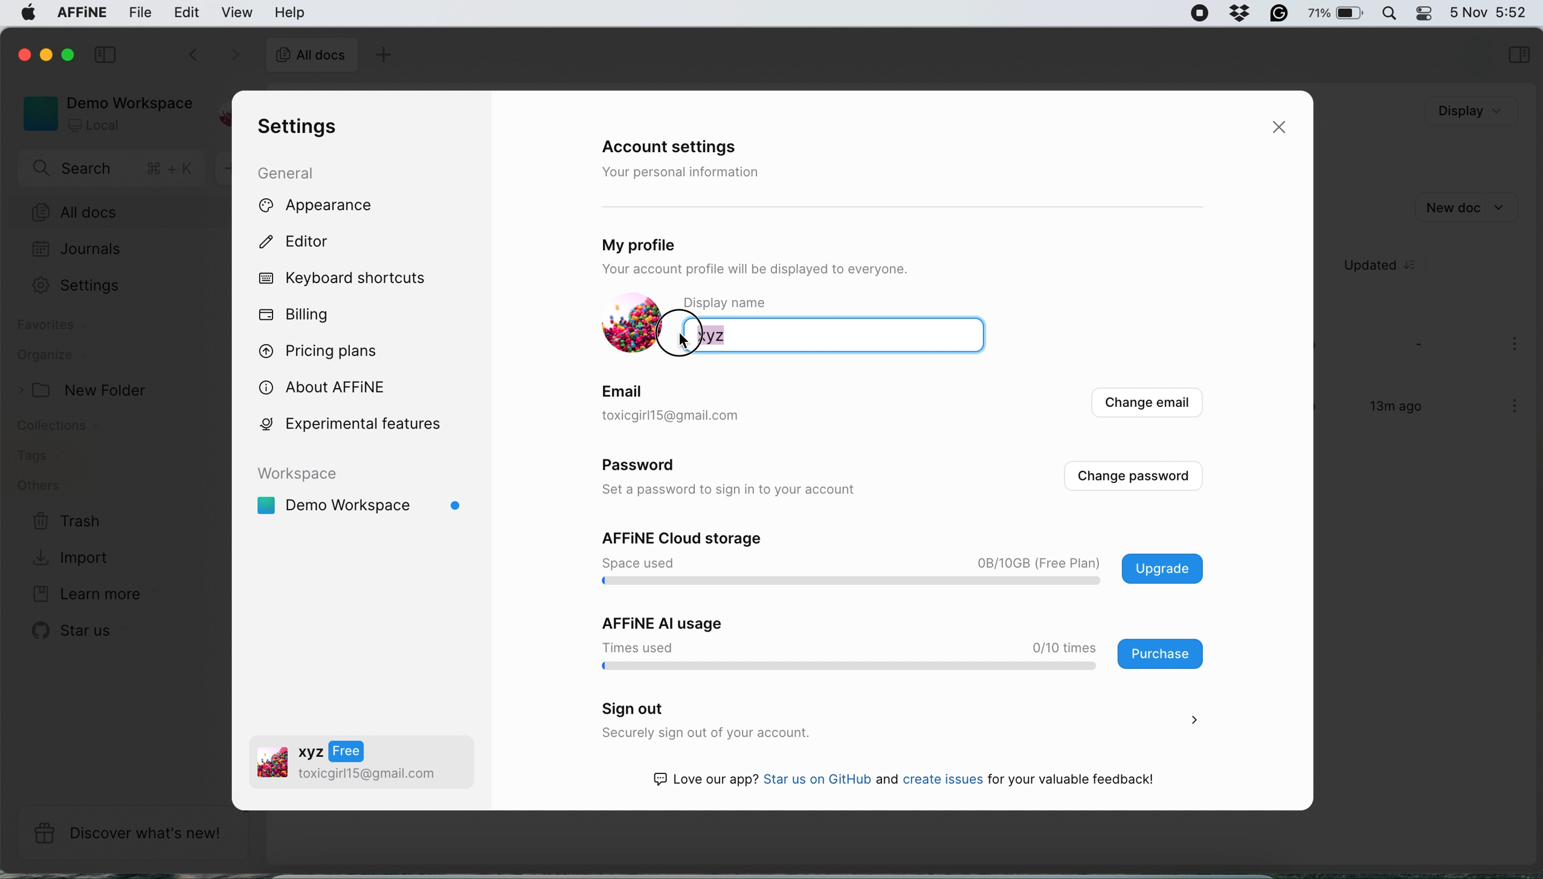  Describe the element at coordinates (297, 172) in the screenshot. I see `general` at that location.